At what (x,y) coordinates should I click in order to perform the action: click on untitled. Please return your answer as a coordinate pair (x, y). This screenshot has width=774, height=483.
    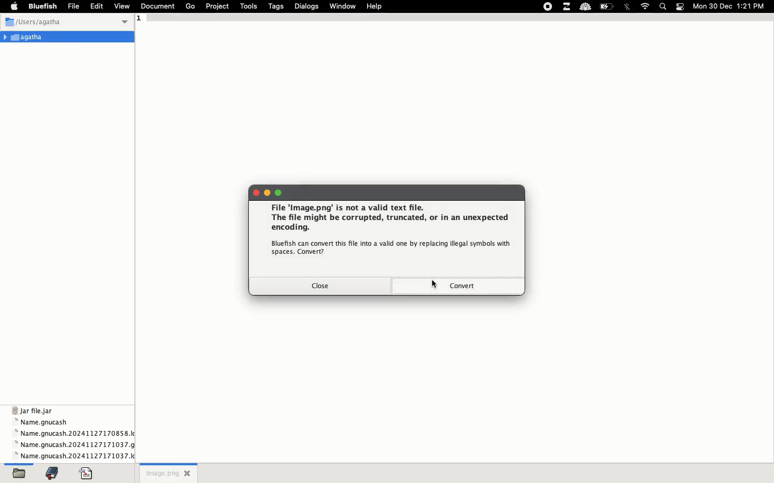
    Looking at the image, I should click on (161, 473).